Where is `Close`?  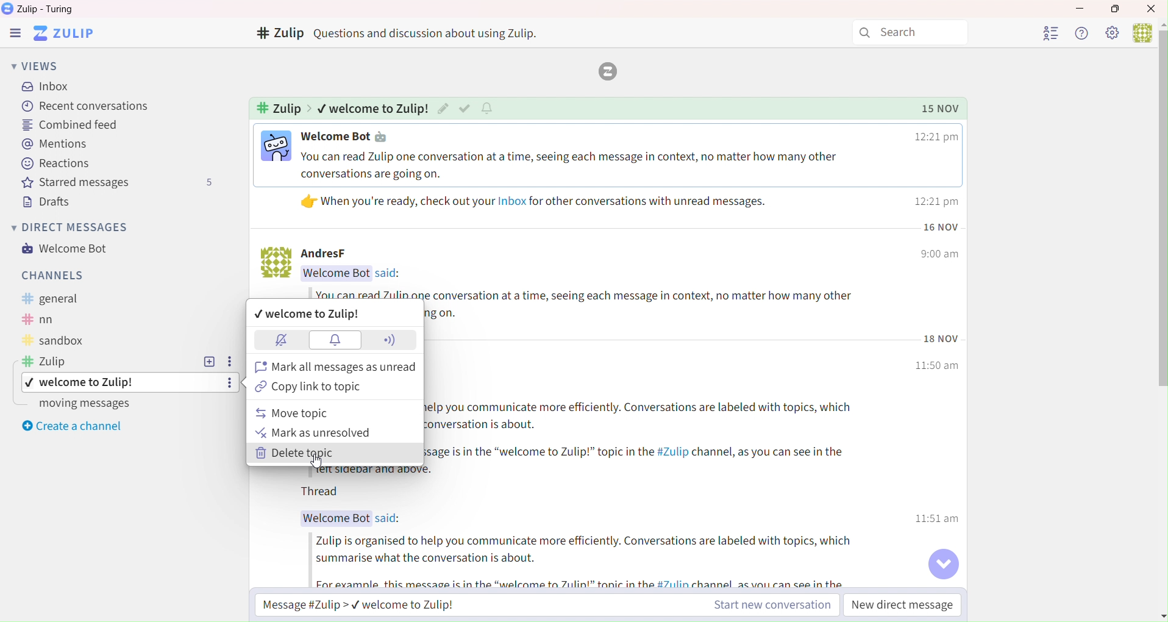 Close is located at coordinates (1150, 9).